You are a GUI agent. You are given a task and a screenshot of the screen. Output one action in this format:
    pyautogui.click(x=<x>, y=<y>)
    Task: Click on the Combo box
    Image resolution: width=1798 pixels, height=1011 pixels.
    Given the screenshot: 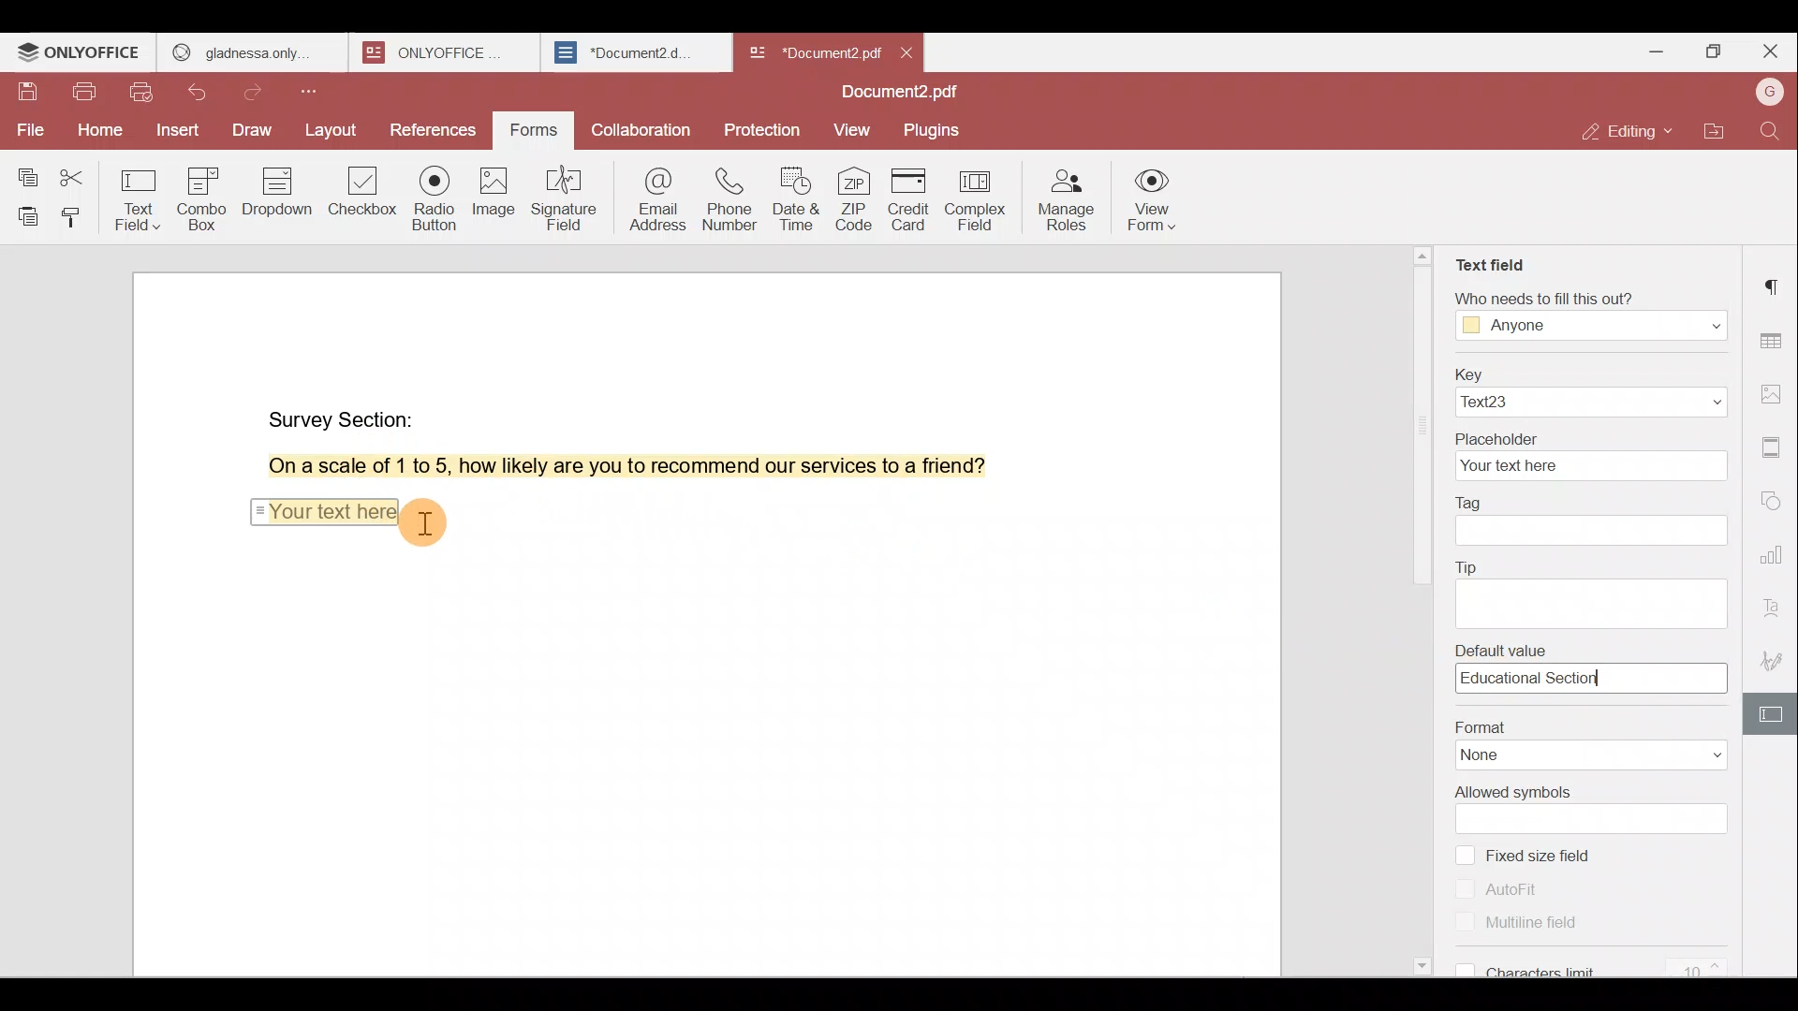 What is the action you would take?
    pyautogui.click(x=209, y=196)
    